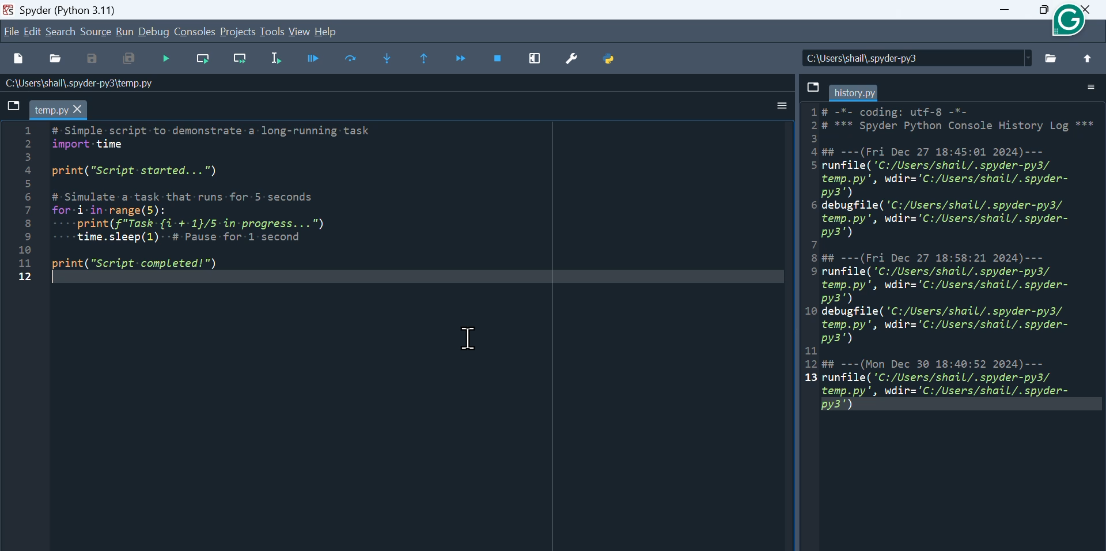 The width and height of the screenshot is (1106, 551). I want to click on Tools, so click(273, 33).